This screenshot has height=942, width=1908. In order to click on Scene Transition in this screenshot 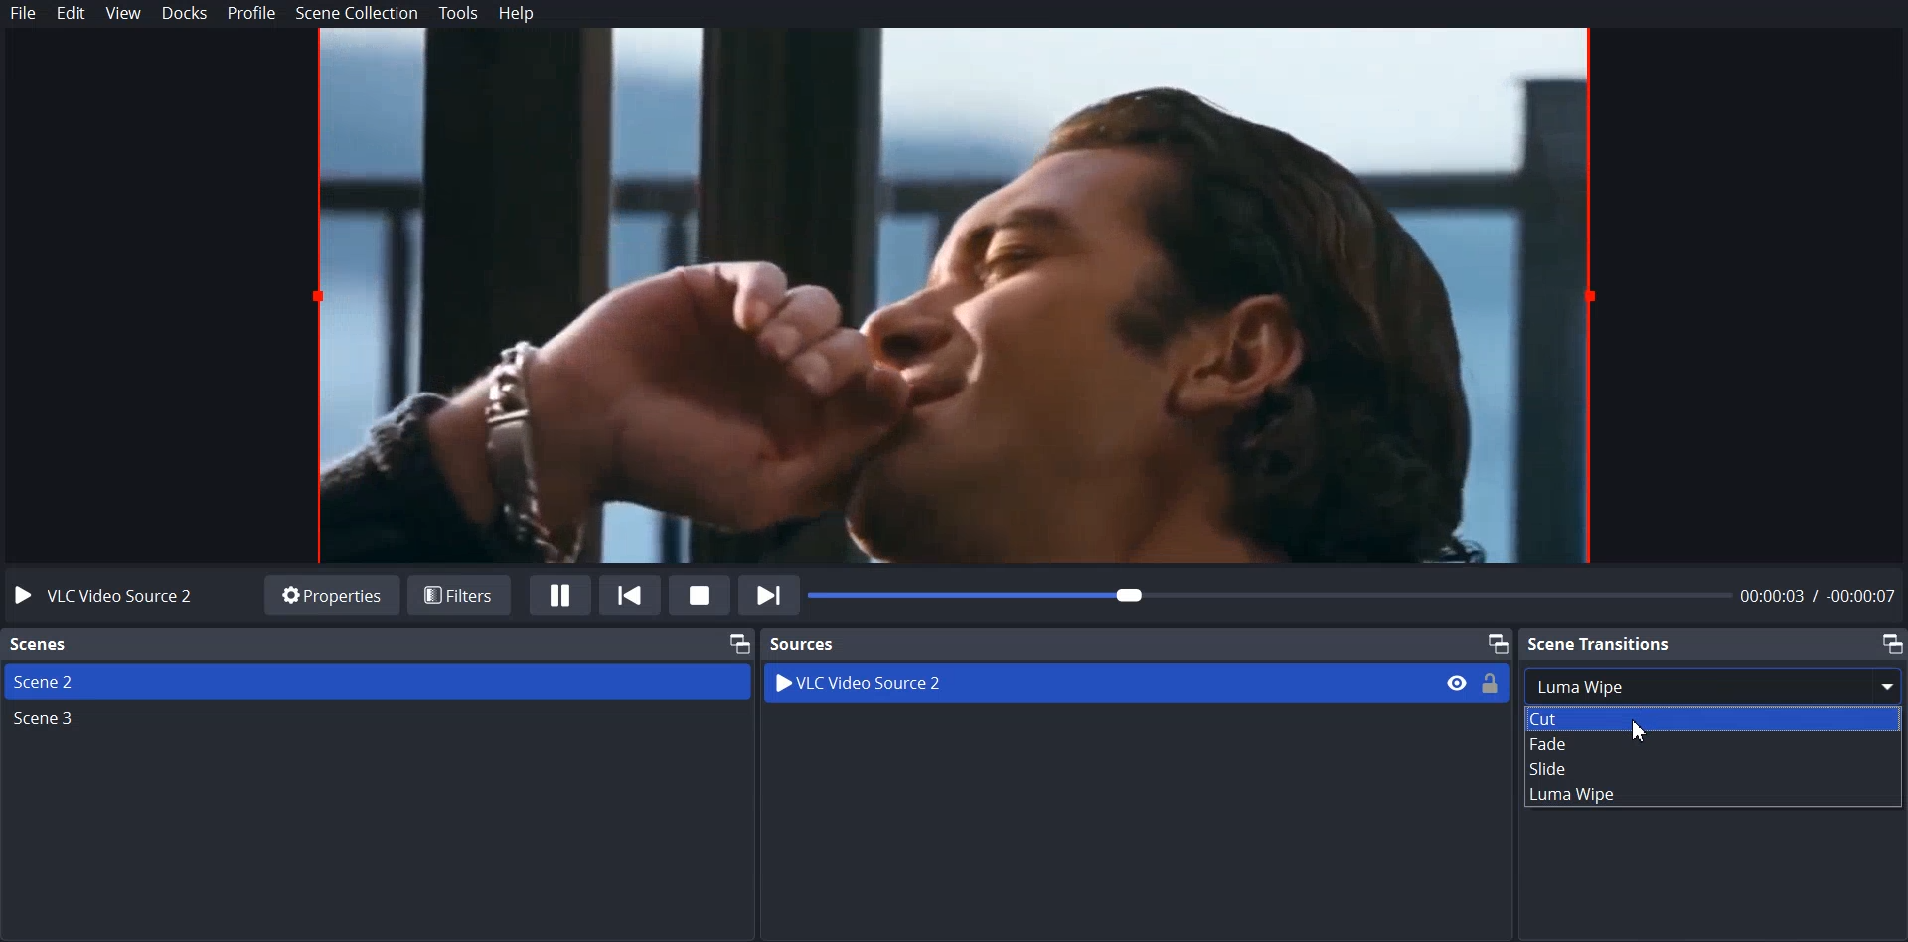, I will do `click(1601, 642)`.